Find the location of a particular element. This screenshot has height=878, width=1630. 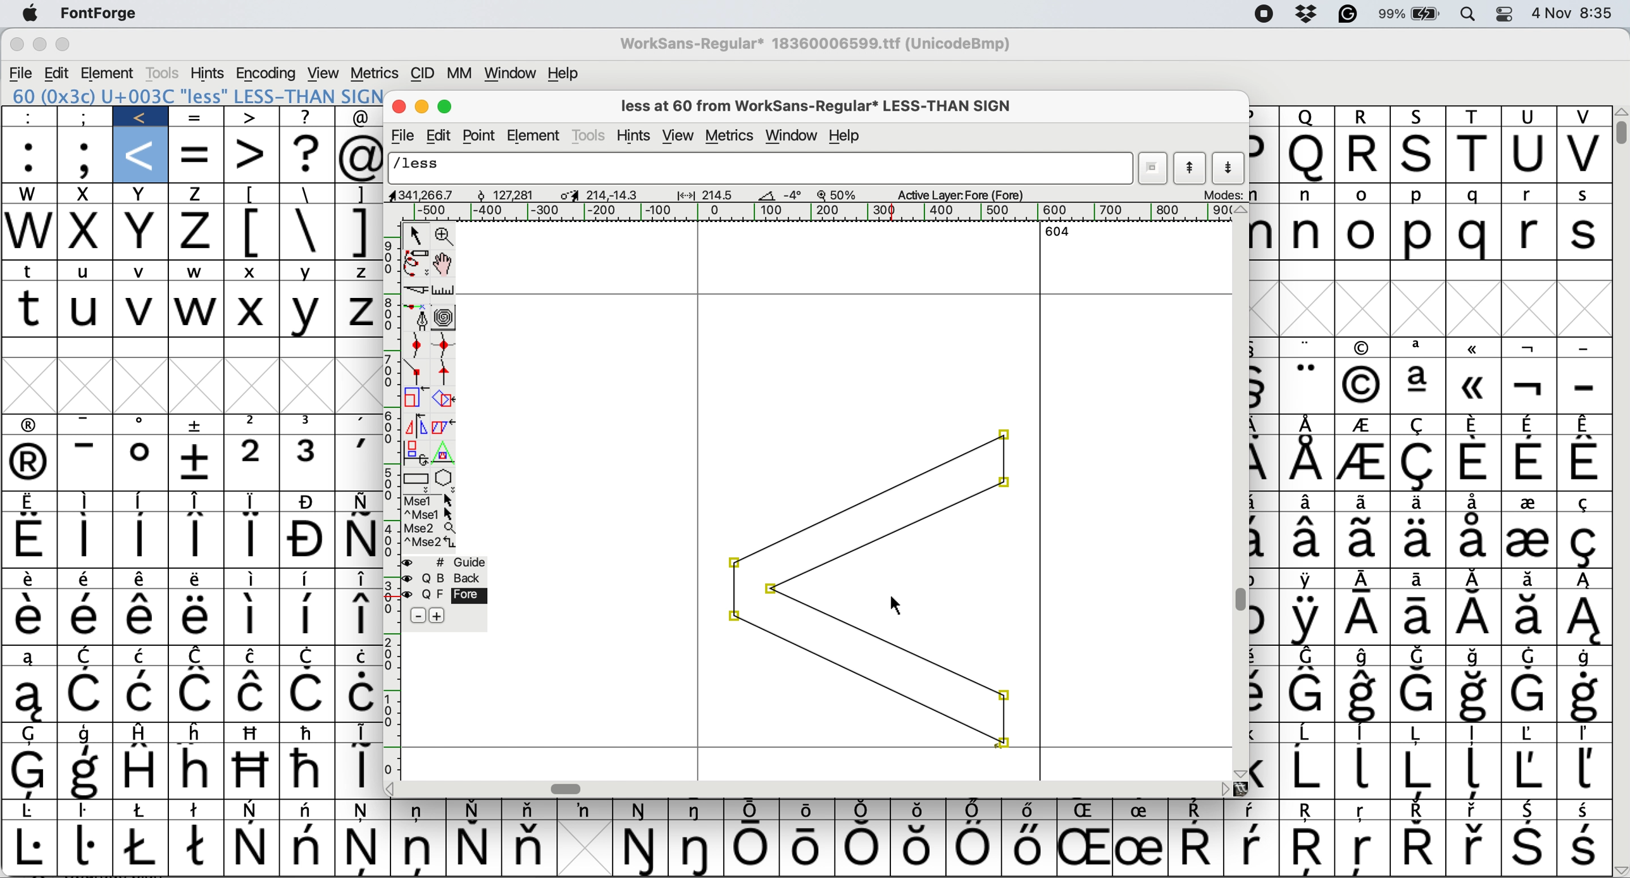

Symbol is located at coordinates (1194, 844).